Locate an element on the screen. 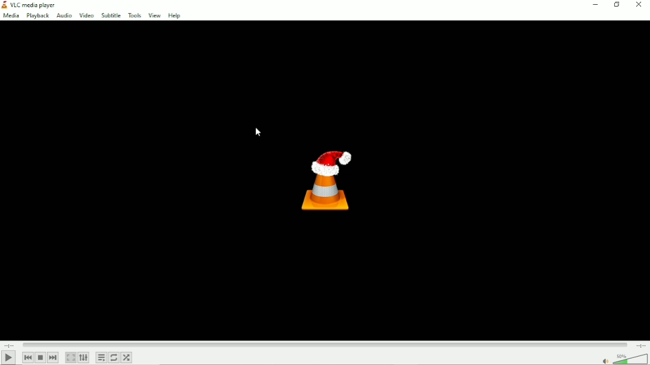  Play duration is located at coordinates (324, 344).